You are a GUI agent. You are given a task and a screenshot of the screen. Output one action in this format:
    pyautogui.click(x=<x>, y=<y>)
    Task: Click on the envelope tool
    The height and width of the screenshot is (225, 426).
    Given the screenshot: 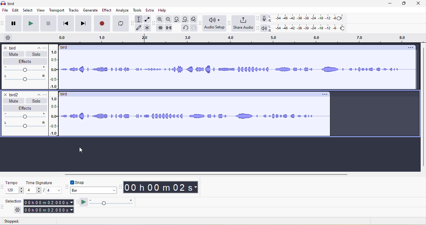 What is the action you would take?
    pyautogui.click(x=147, y=20)
    